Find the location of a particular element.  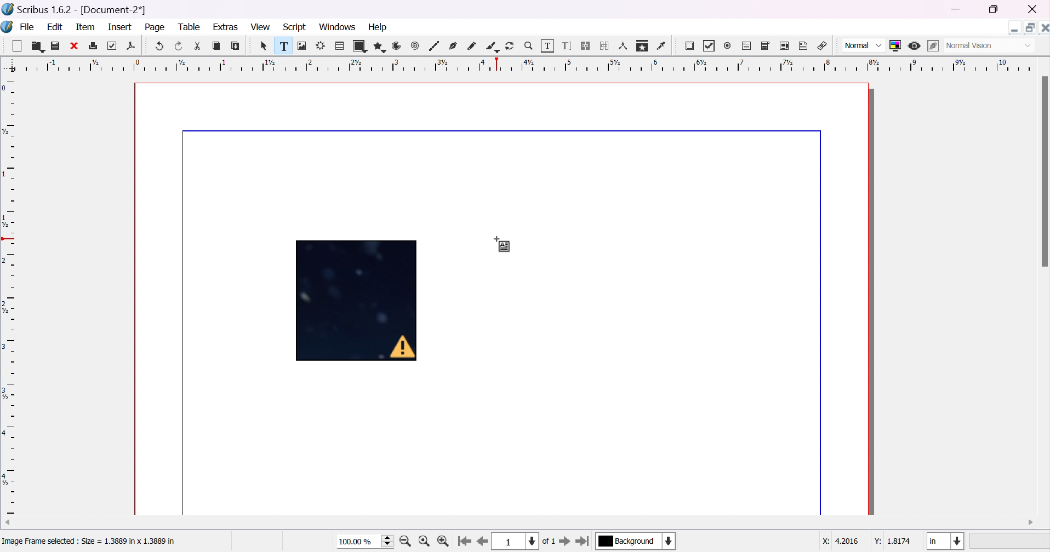

Ruler is located at coordinates (527, 65).